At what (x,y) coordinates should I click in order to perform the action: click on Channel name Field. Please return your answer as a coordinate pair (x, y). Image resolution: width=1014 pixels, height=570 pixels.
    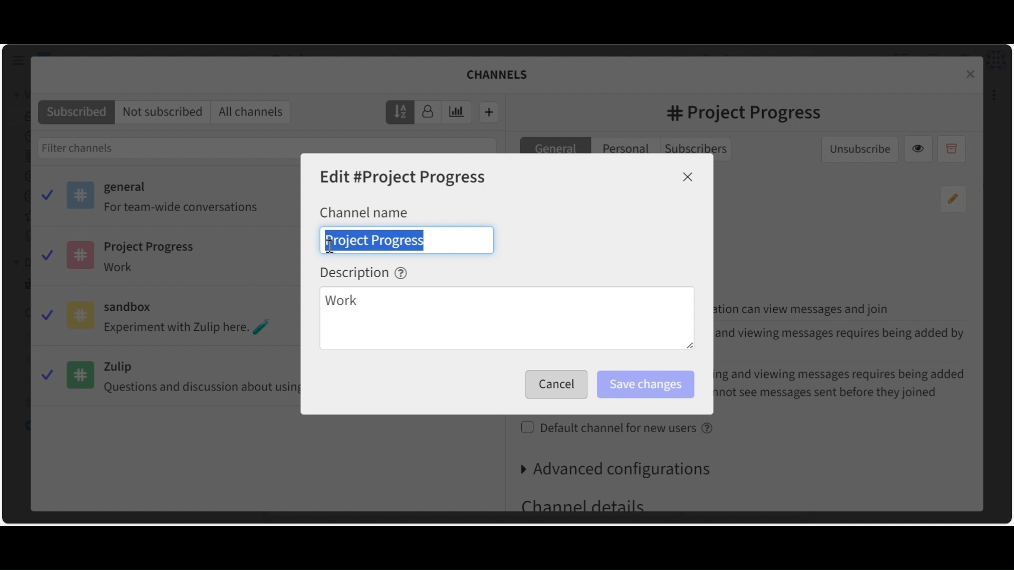
    Looking at the image, I should click on (407, 240).